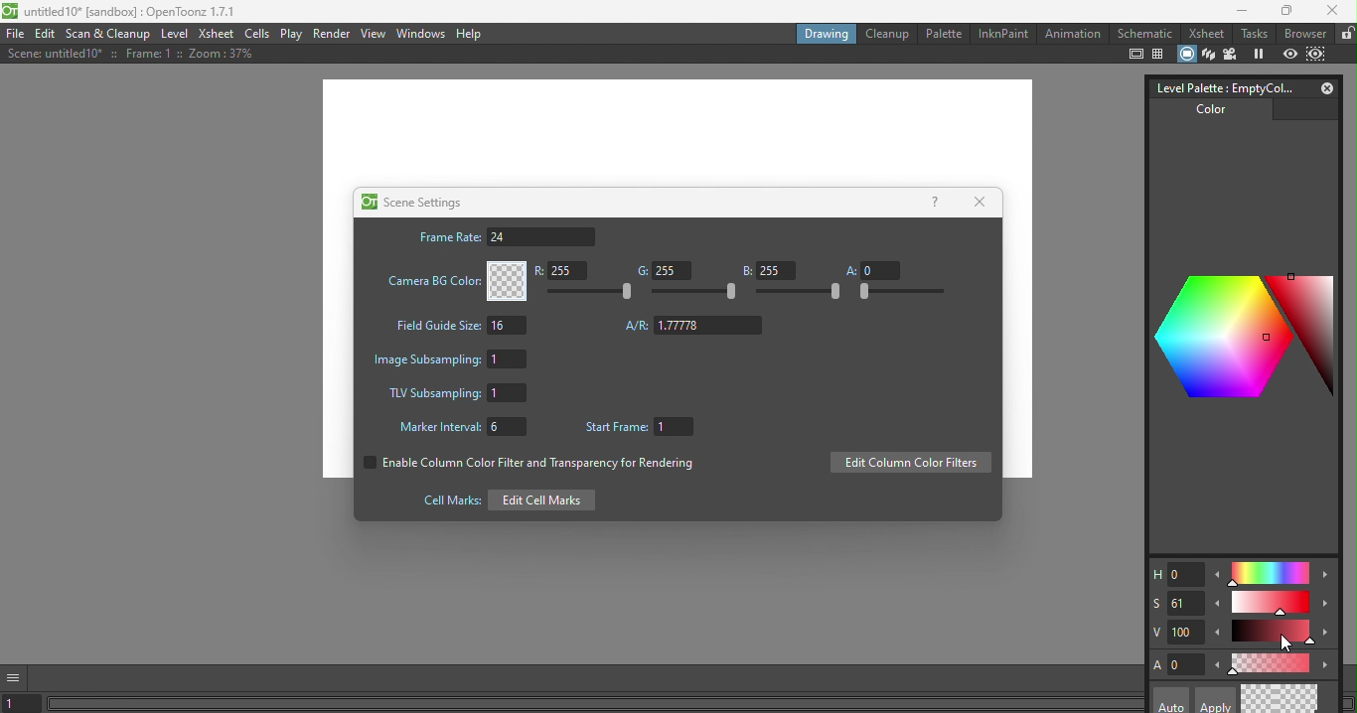 The height and width of the screenshot is (713, 1357). I want to click on File name, so click(123, 13).